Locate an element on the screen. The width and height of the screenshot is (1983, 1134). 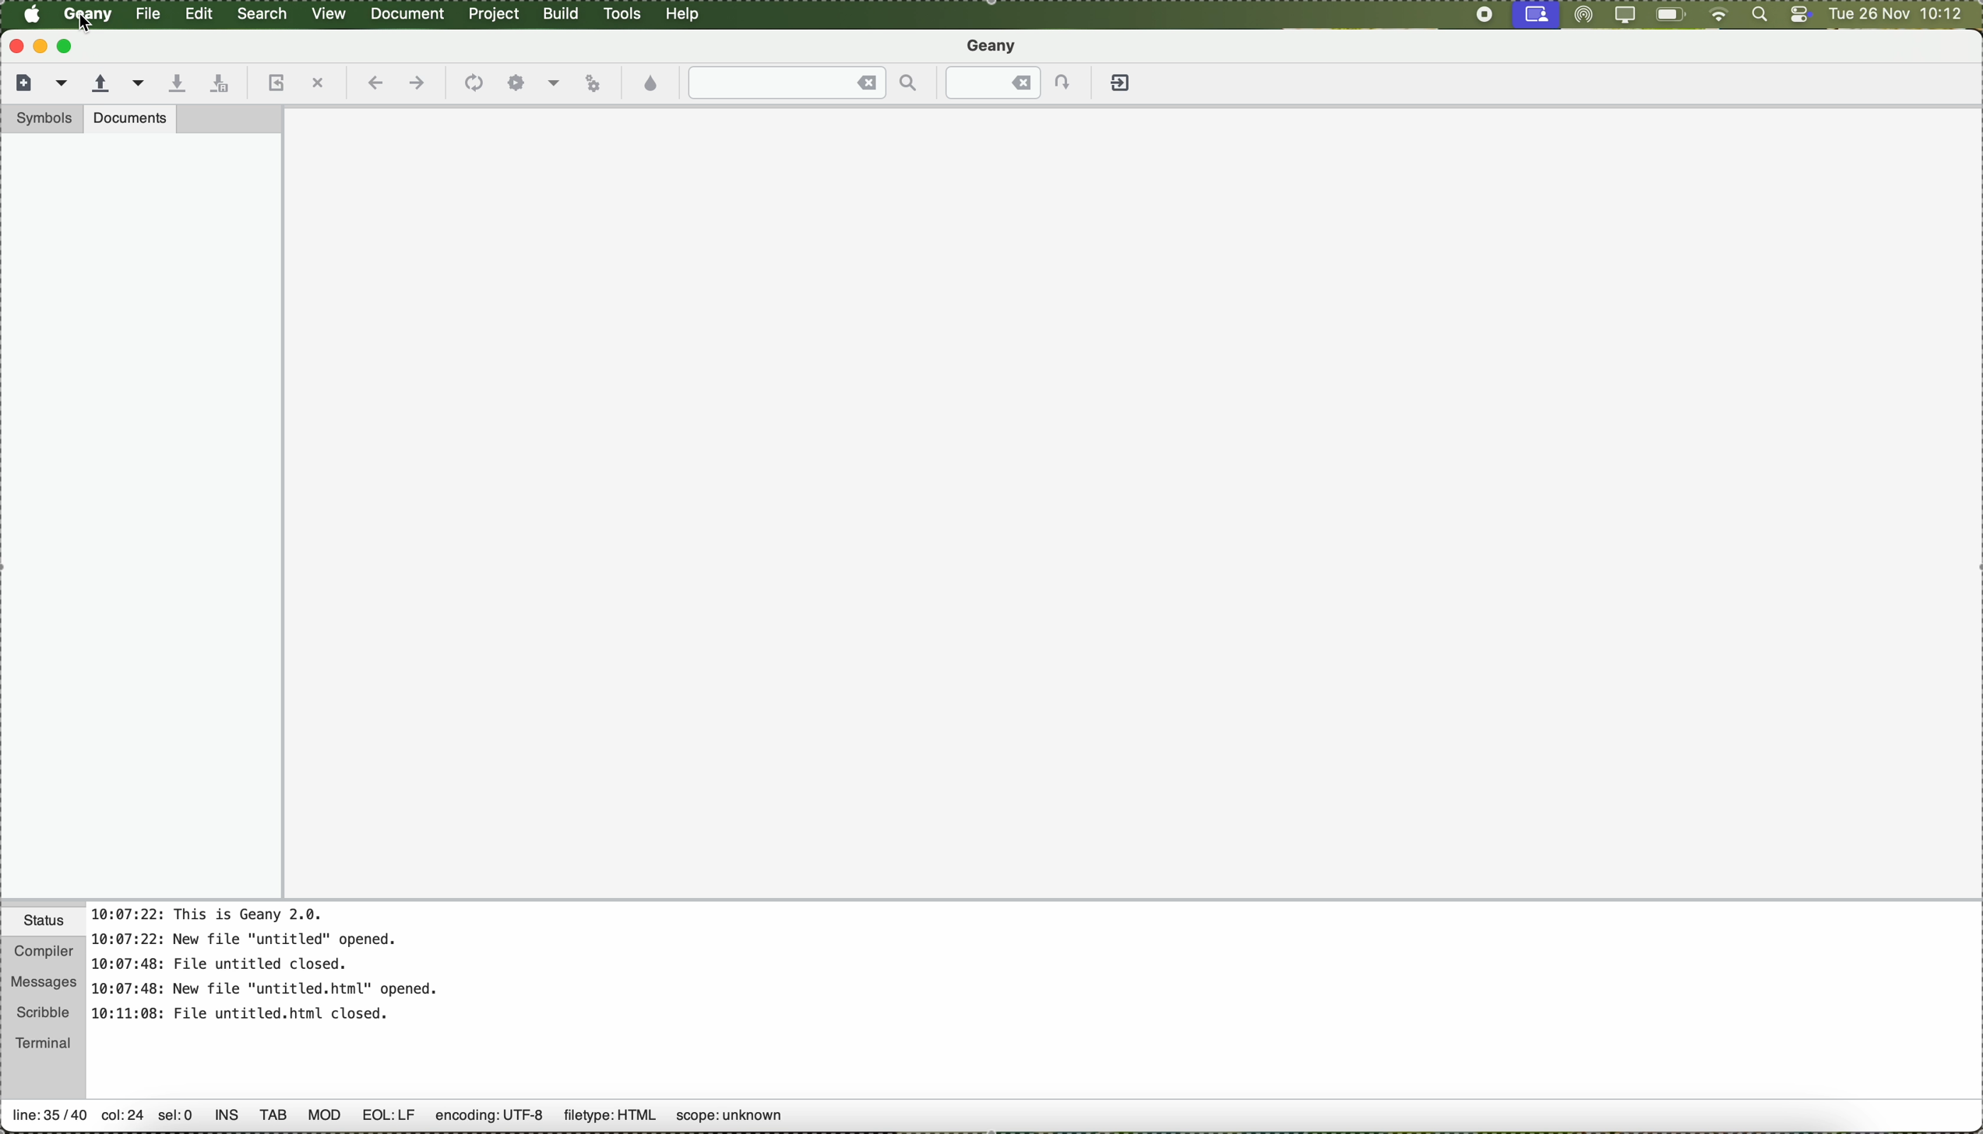
filetype: HTML is located at coordinates (609, 1117).